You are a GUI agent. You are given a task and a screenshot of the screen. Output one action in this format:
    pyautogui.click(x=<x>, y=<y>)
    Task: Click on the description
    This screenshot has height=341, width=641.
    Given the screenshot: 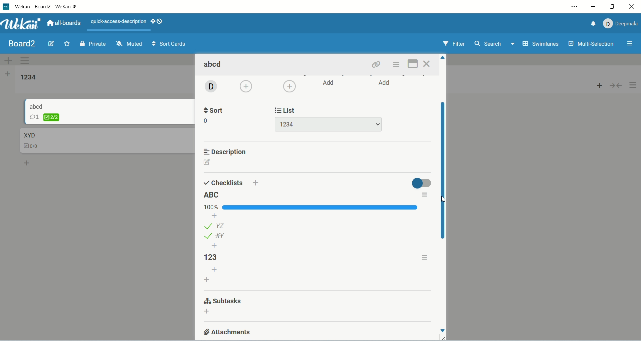 What is the action you would take?
    pyautogui.click(x=226, y=152)
    